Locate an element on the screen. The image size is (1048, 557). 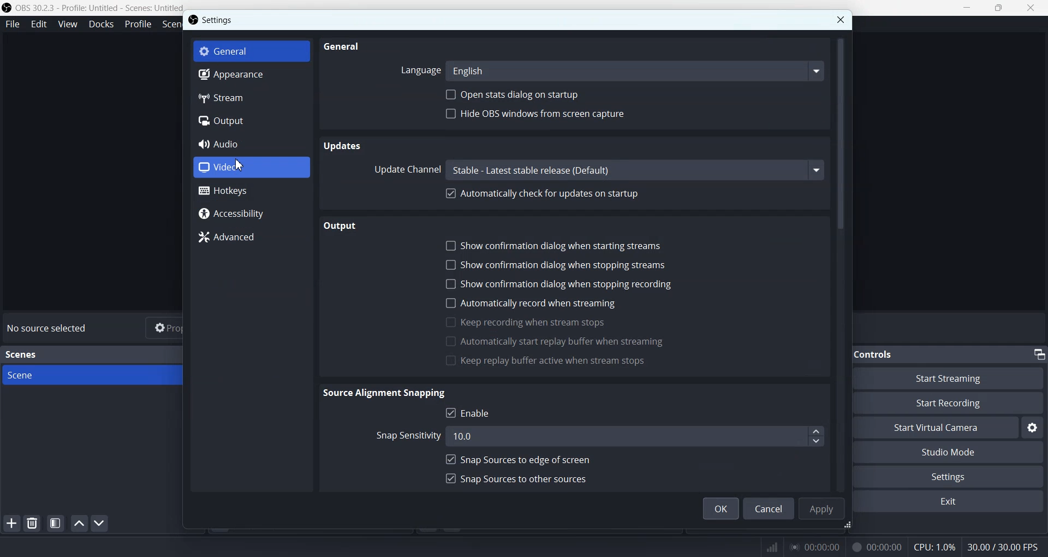
checkbox is located at coordinates (449, 477).